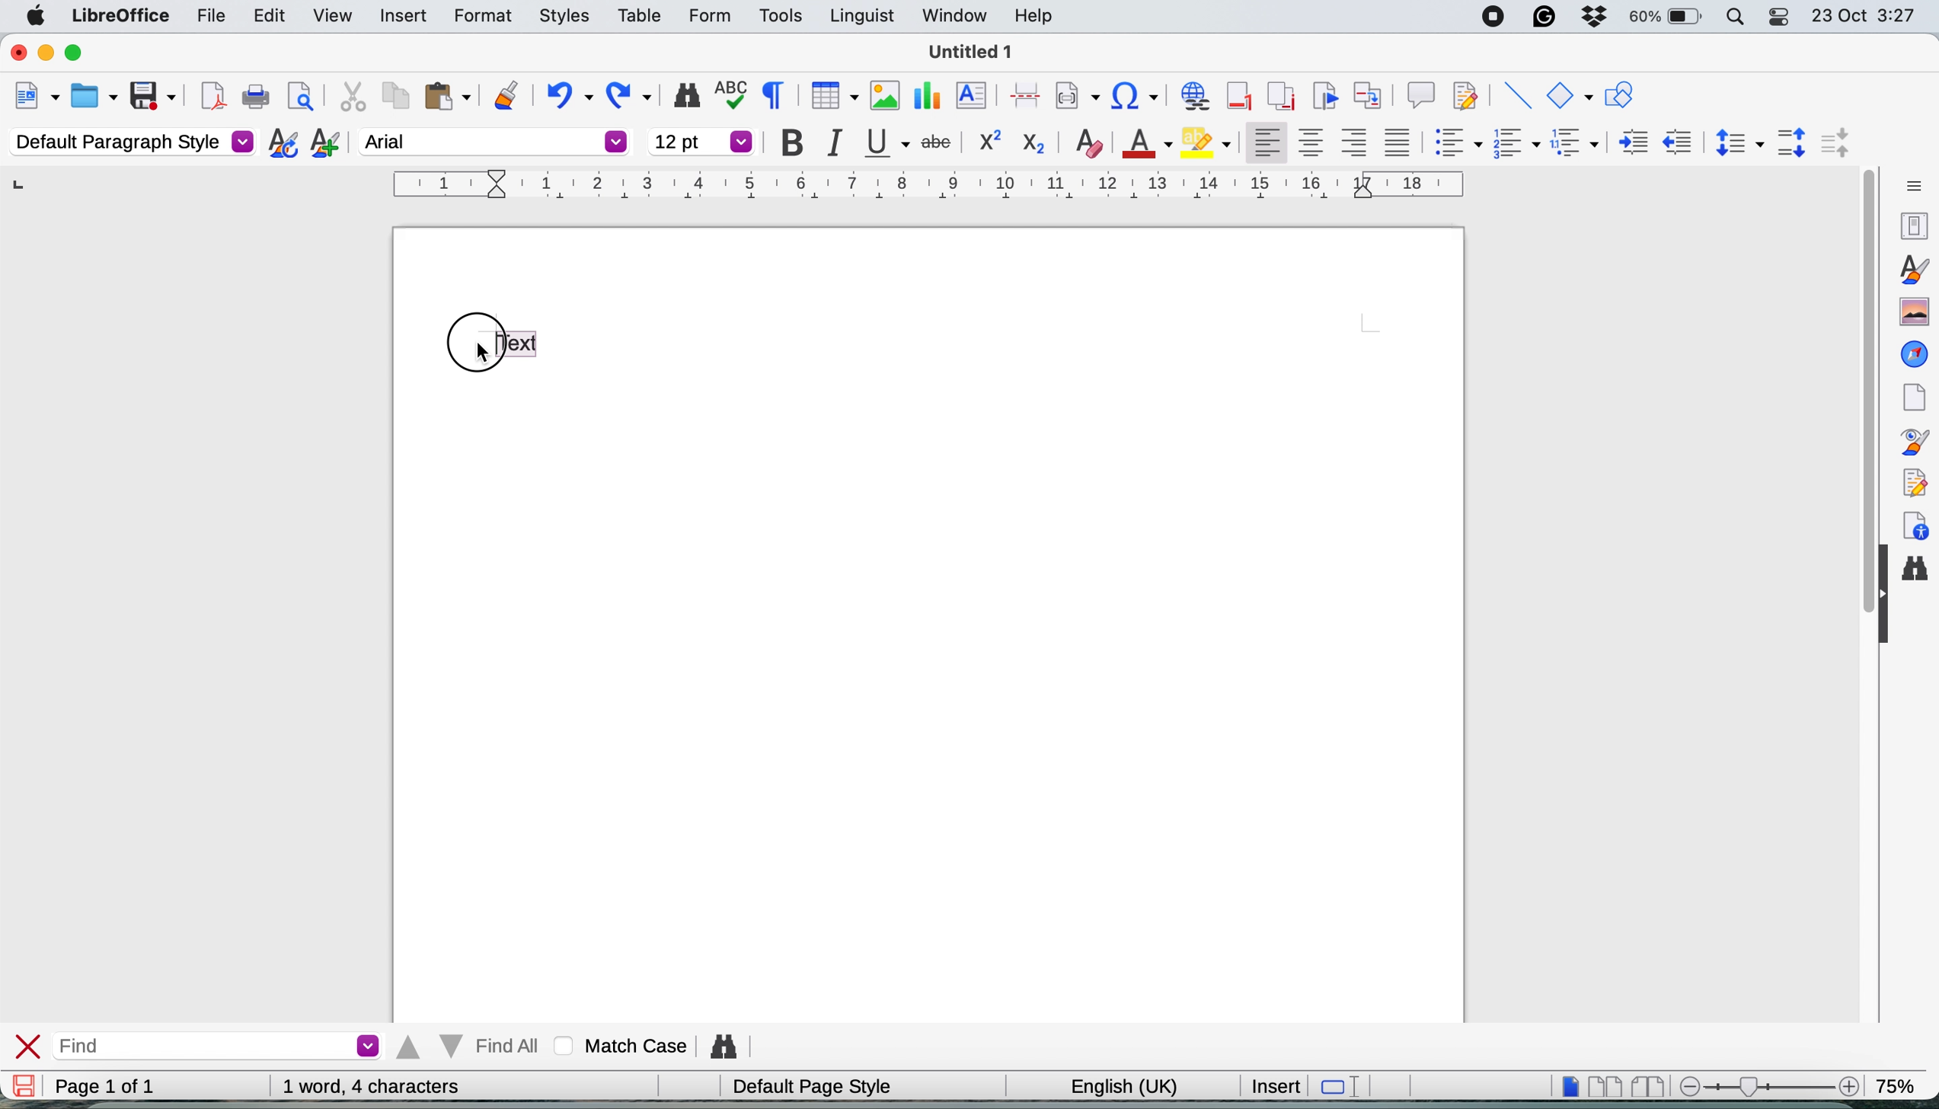 This screenshot has width=1939, height=1109. I want to click on insert comment, so click(1420, 96).